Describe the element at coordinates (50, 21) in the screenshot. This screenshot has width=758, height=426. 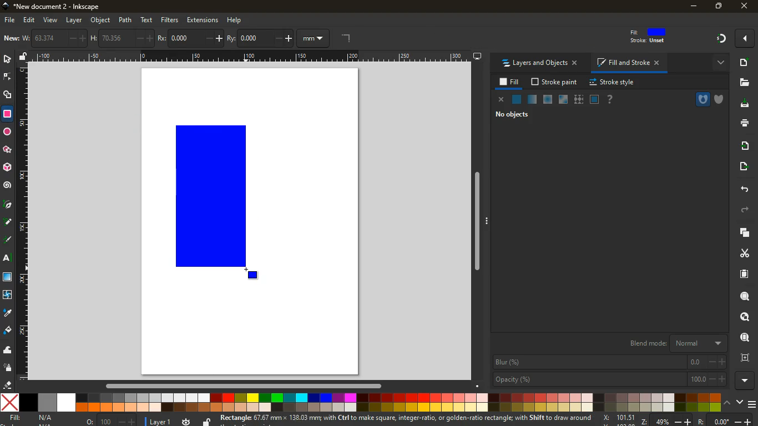
I see `view` at that location.